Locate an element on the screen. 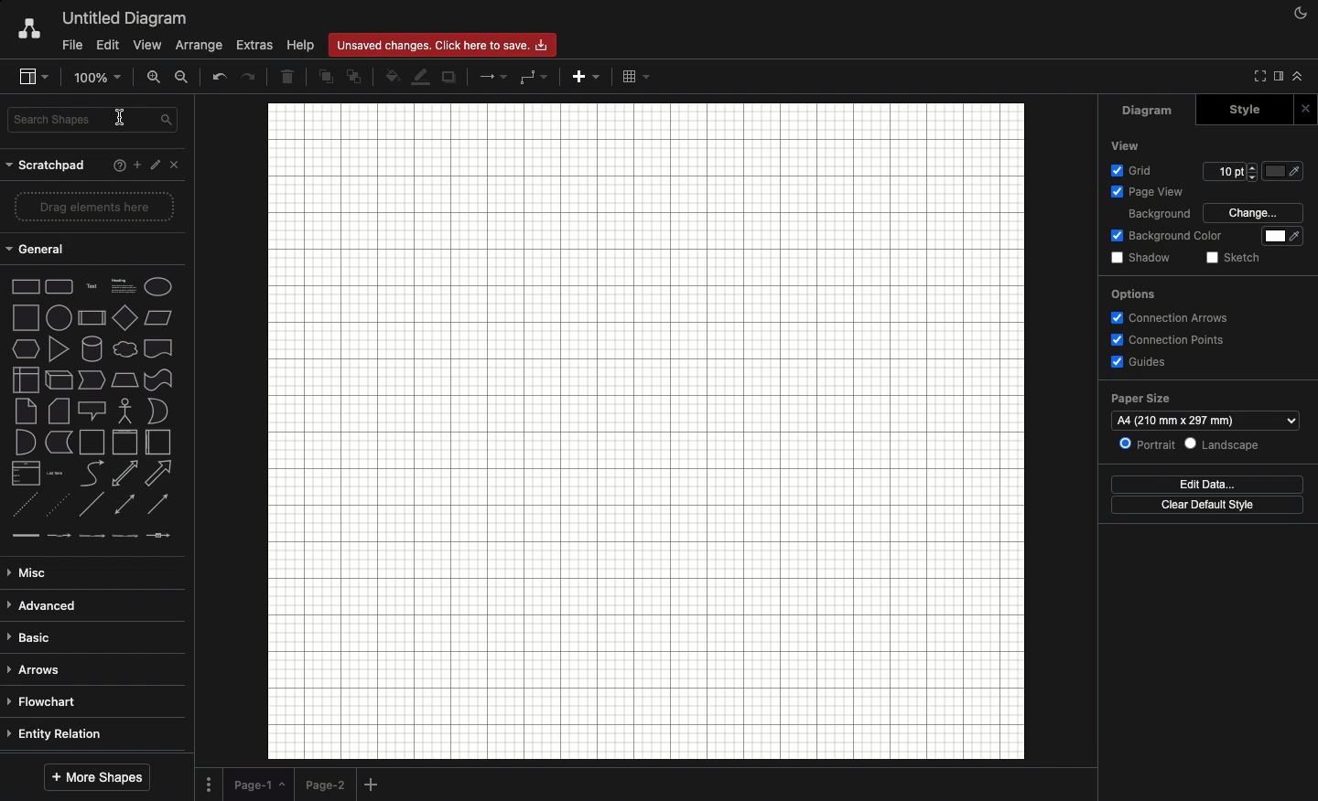 The width and height of the screenshot is (1318, 801). Page 2 is located at coordinates (324, 784).